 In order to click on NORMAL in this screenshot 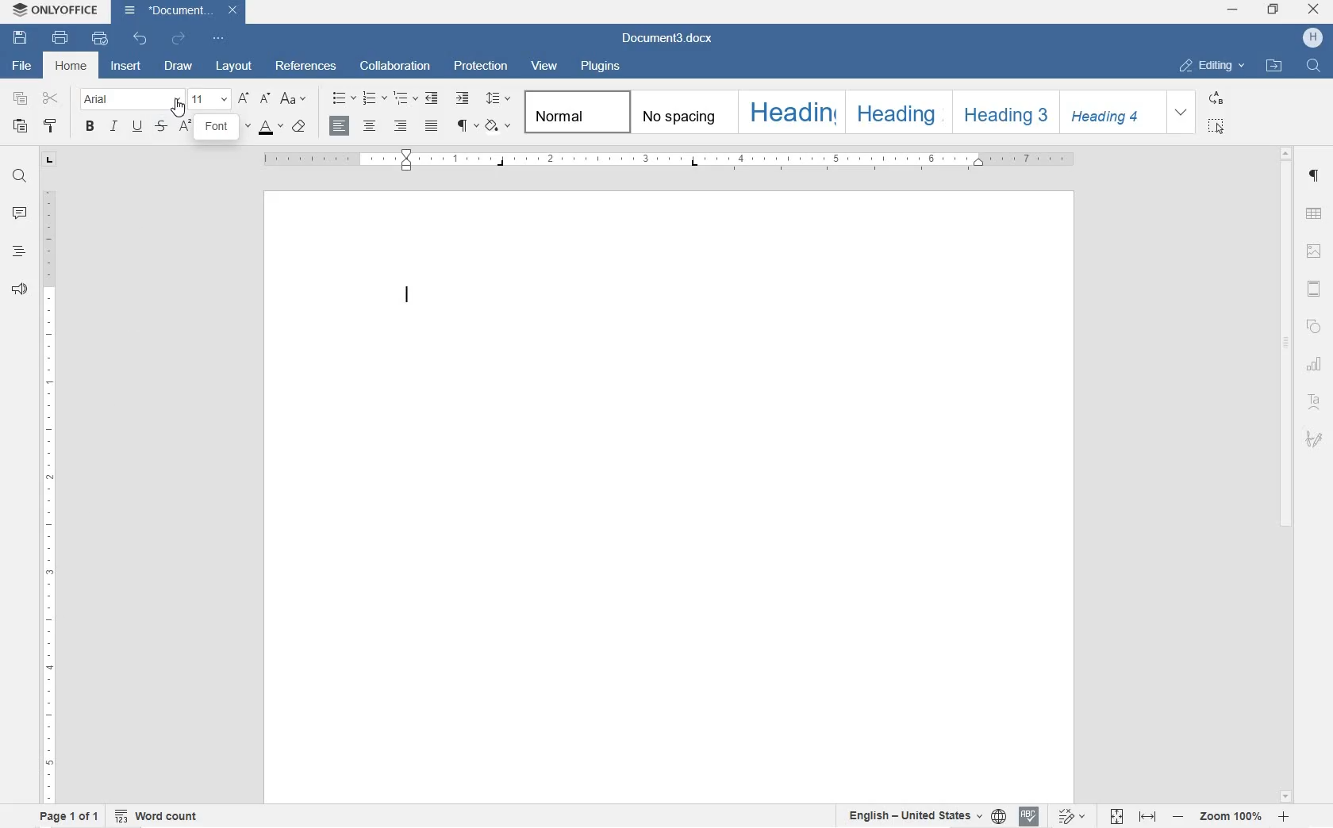, I will do `click(574, 111)`.